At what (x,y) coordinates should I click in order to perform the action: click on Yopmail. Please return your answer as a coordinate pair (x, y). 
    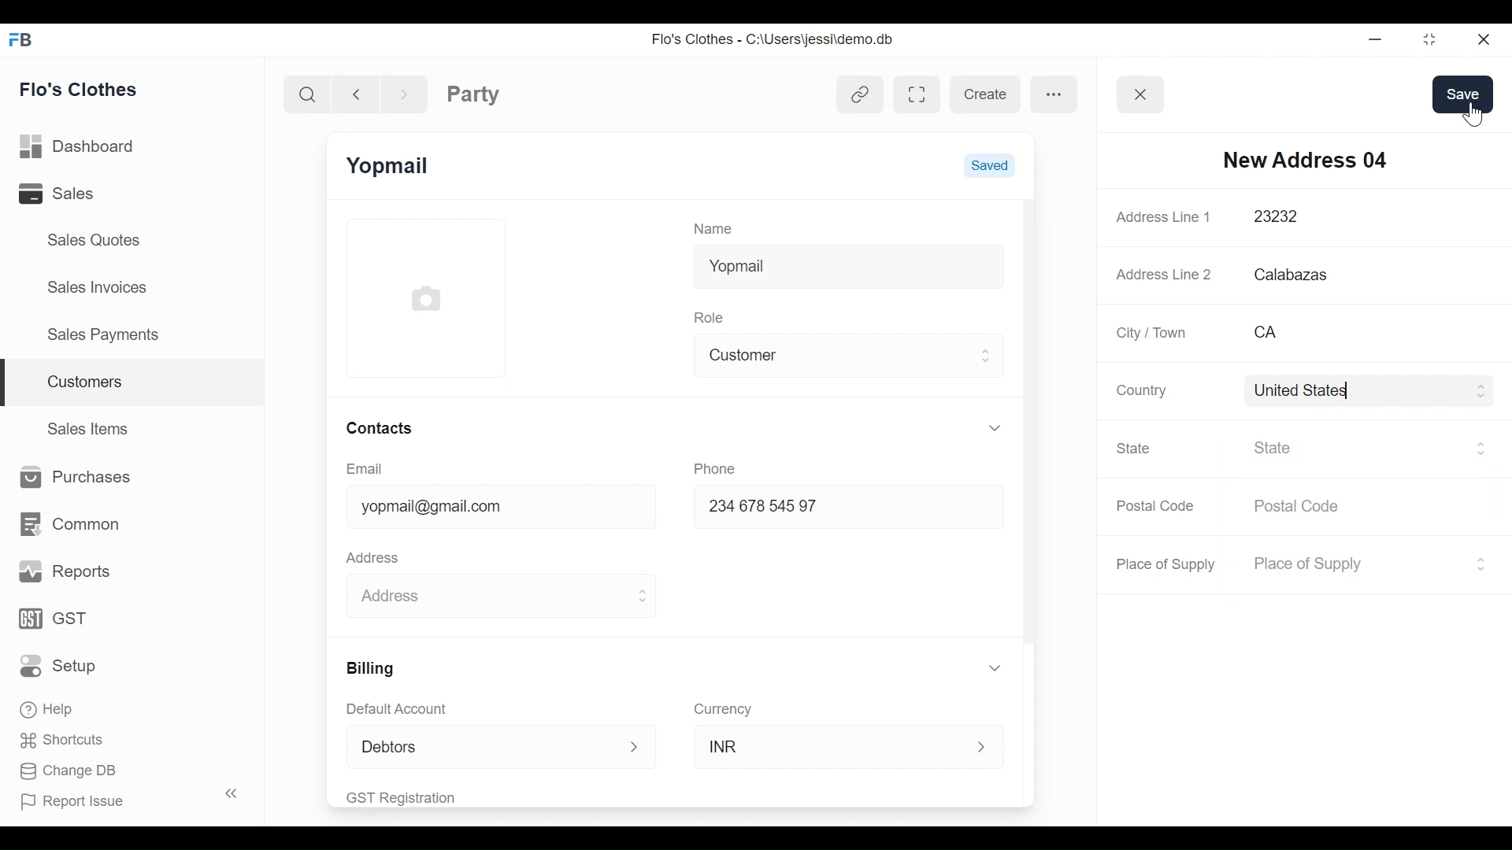
    Looking at the image, I should click on (390, 166).